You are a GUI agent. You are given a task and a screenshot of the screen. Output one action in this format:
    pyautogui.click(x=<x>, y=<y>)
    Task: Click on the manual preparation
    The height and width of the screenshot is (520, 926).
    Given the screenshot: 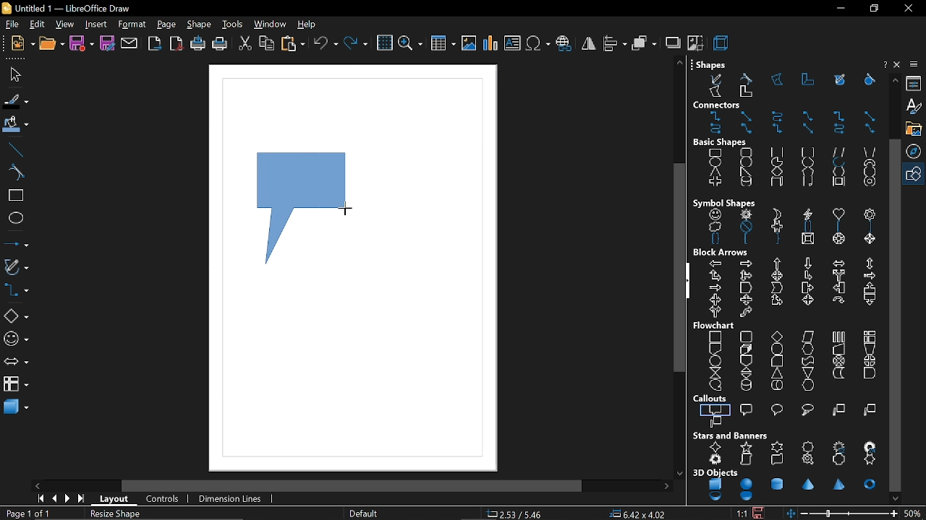 What is the action you would take?
    pyautogui.click(x=870, y=348)
    